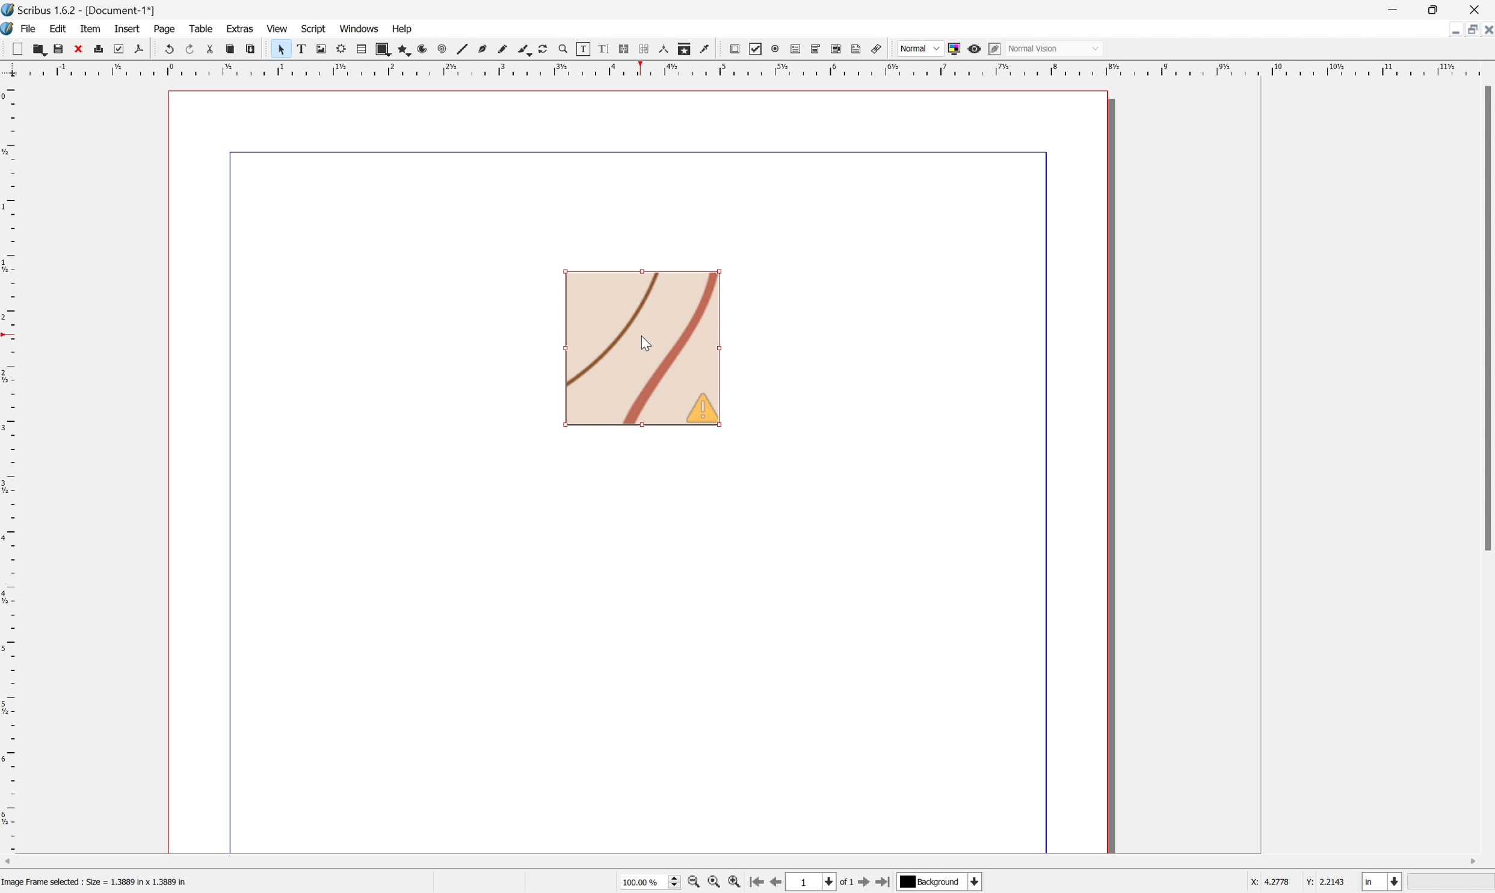 The width and height of the screenshot is (1495, 893). Describe the element at coordinates (342, 49) in the screenshot. I see `Render frame` at that location.